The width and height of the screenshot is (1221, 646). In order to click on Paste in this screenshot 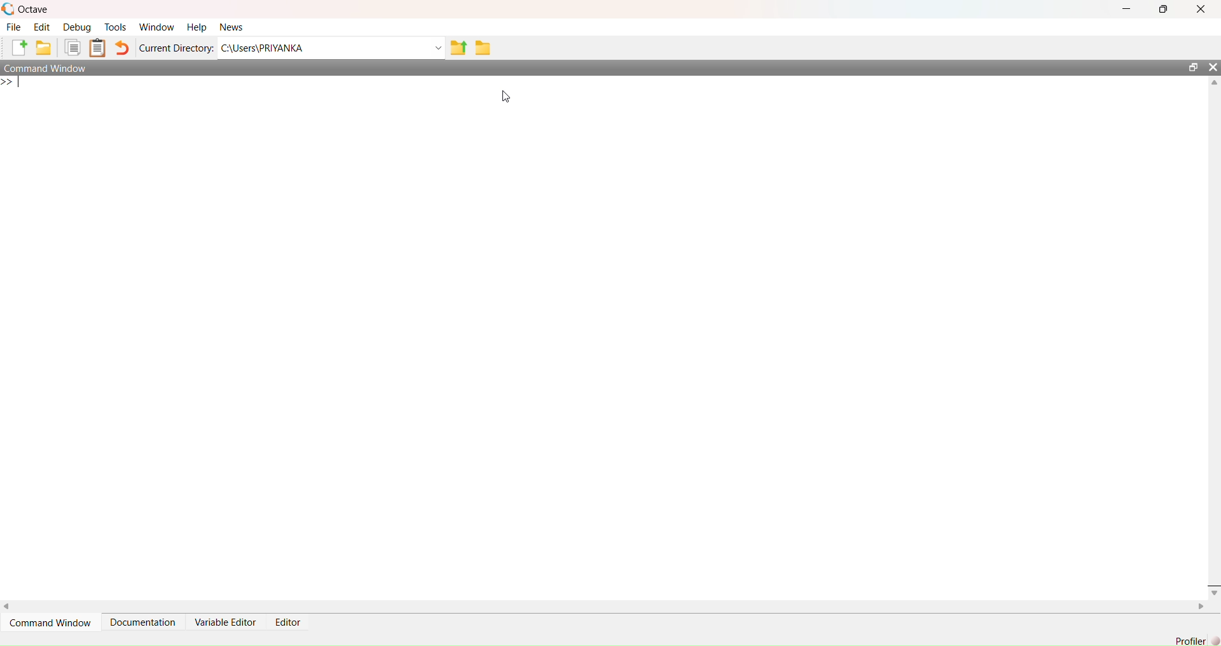, I will do `click(98, 48)`.